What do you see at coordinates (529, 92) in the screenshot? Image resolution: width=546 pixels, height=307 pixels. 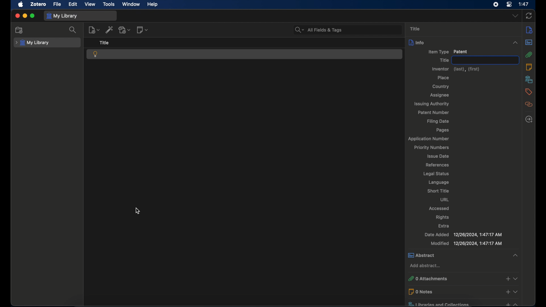 I see `tags` at bounding box center [529, 92].